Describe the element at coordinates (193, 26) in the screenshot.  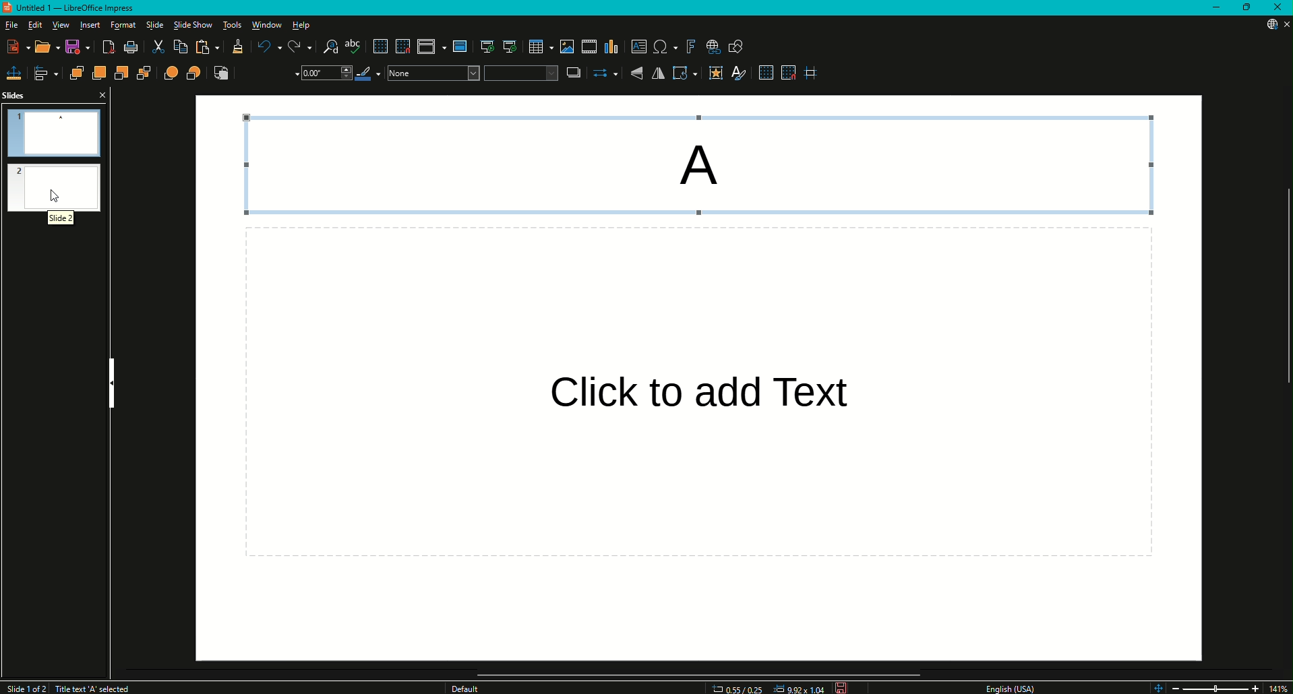
I see `Slide Show` at that location.